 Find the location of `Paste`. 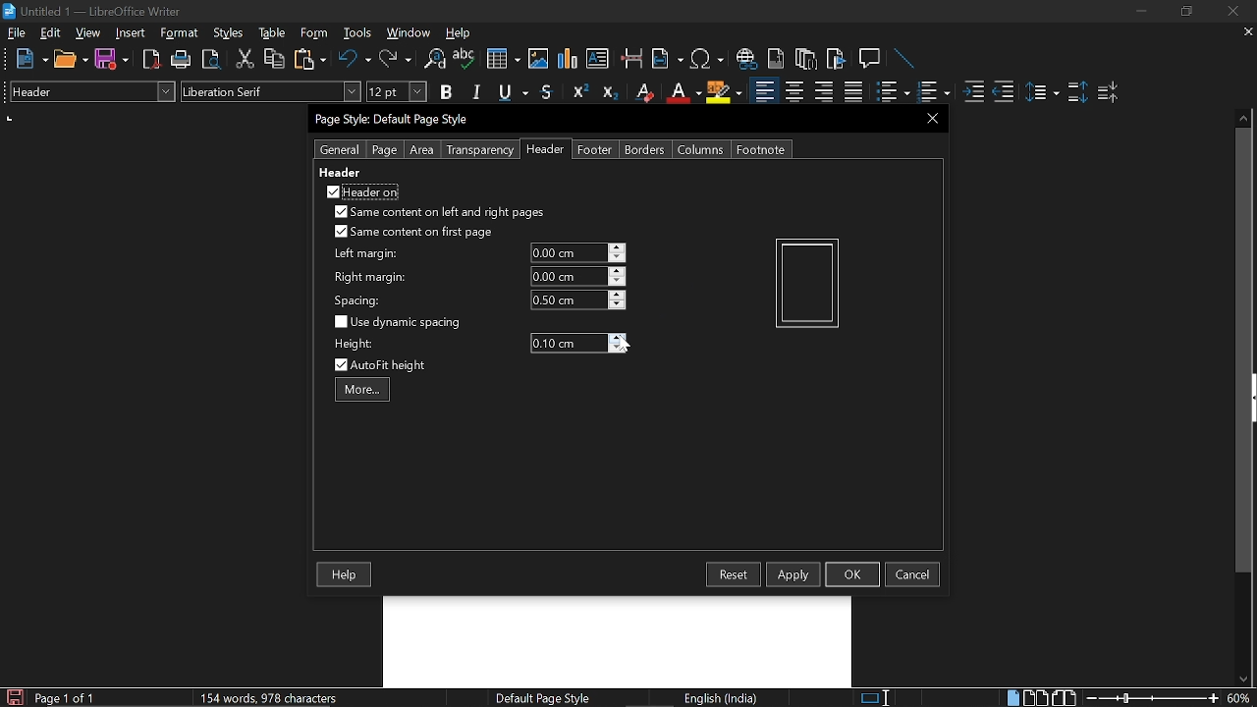

Paste is located at coordinates (308, 58).